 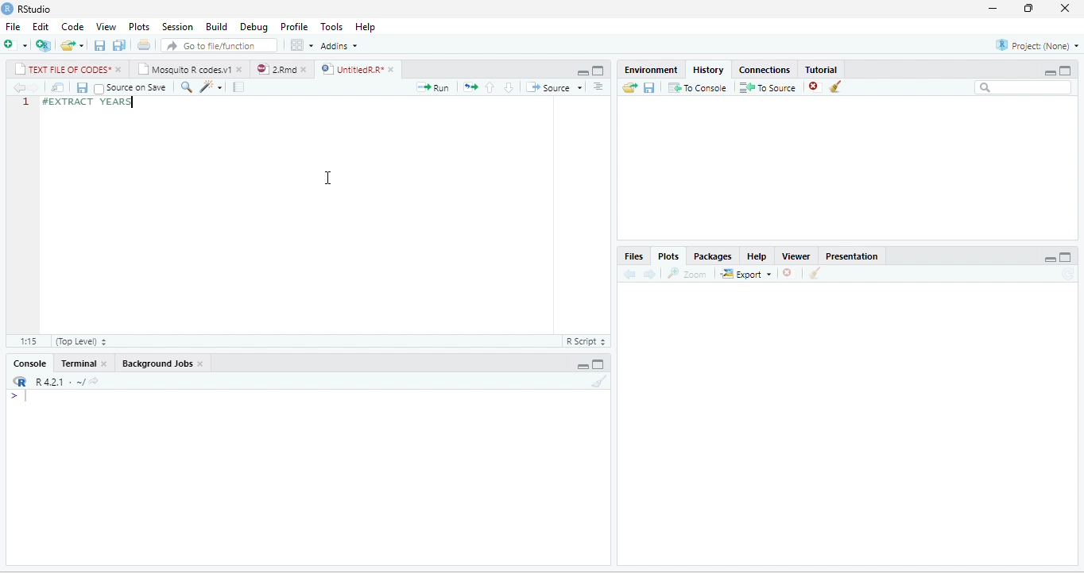 I want to click on R Script, so click(x=585, y=340).